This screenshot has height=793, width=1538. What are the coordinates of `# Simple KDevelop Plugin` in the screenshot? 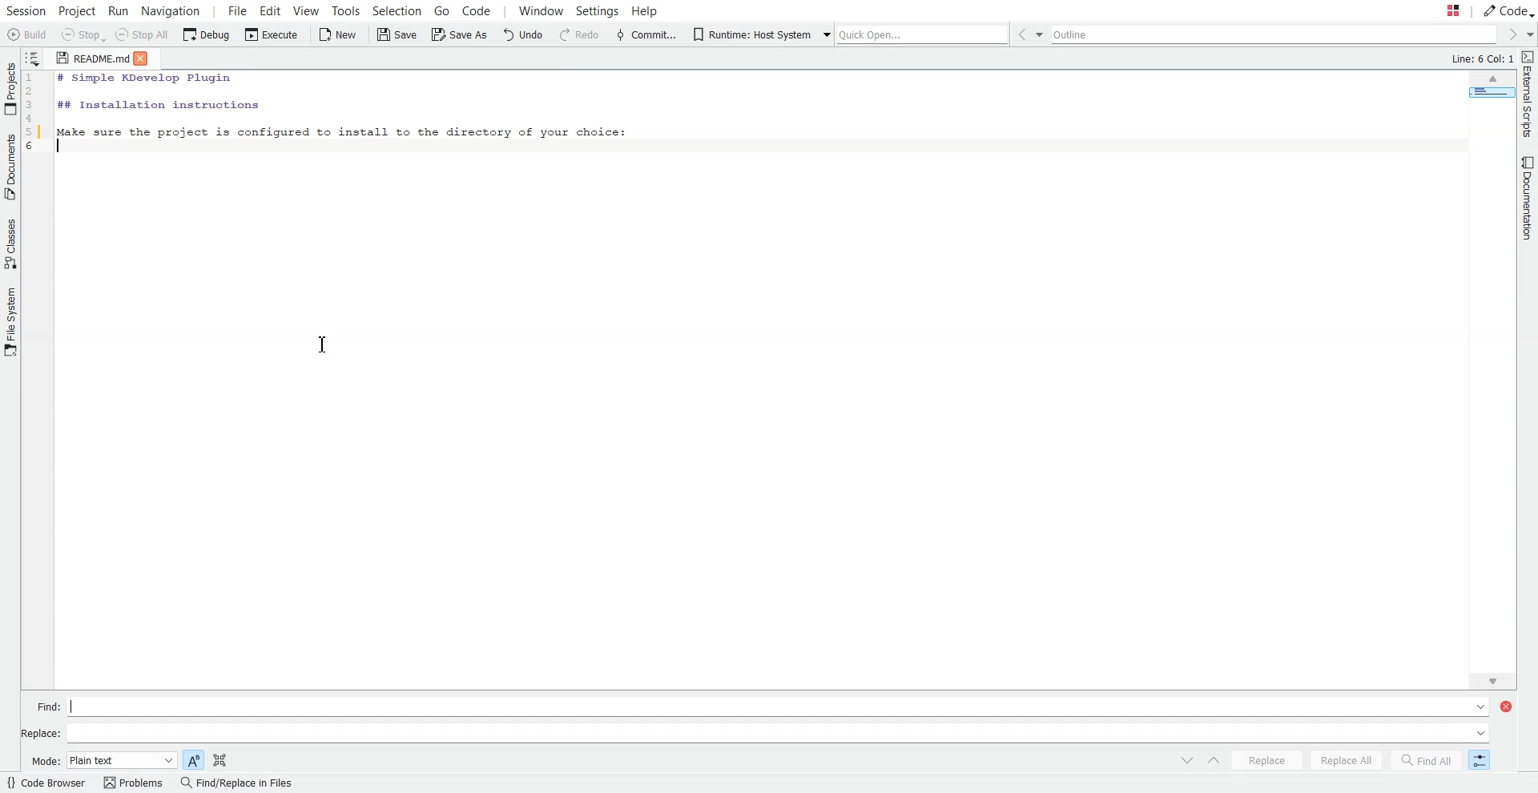 It's located at (146, 79).